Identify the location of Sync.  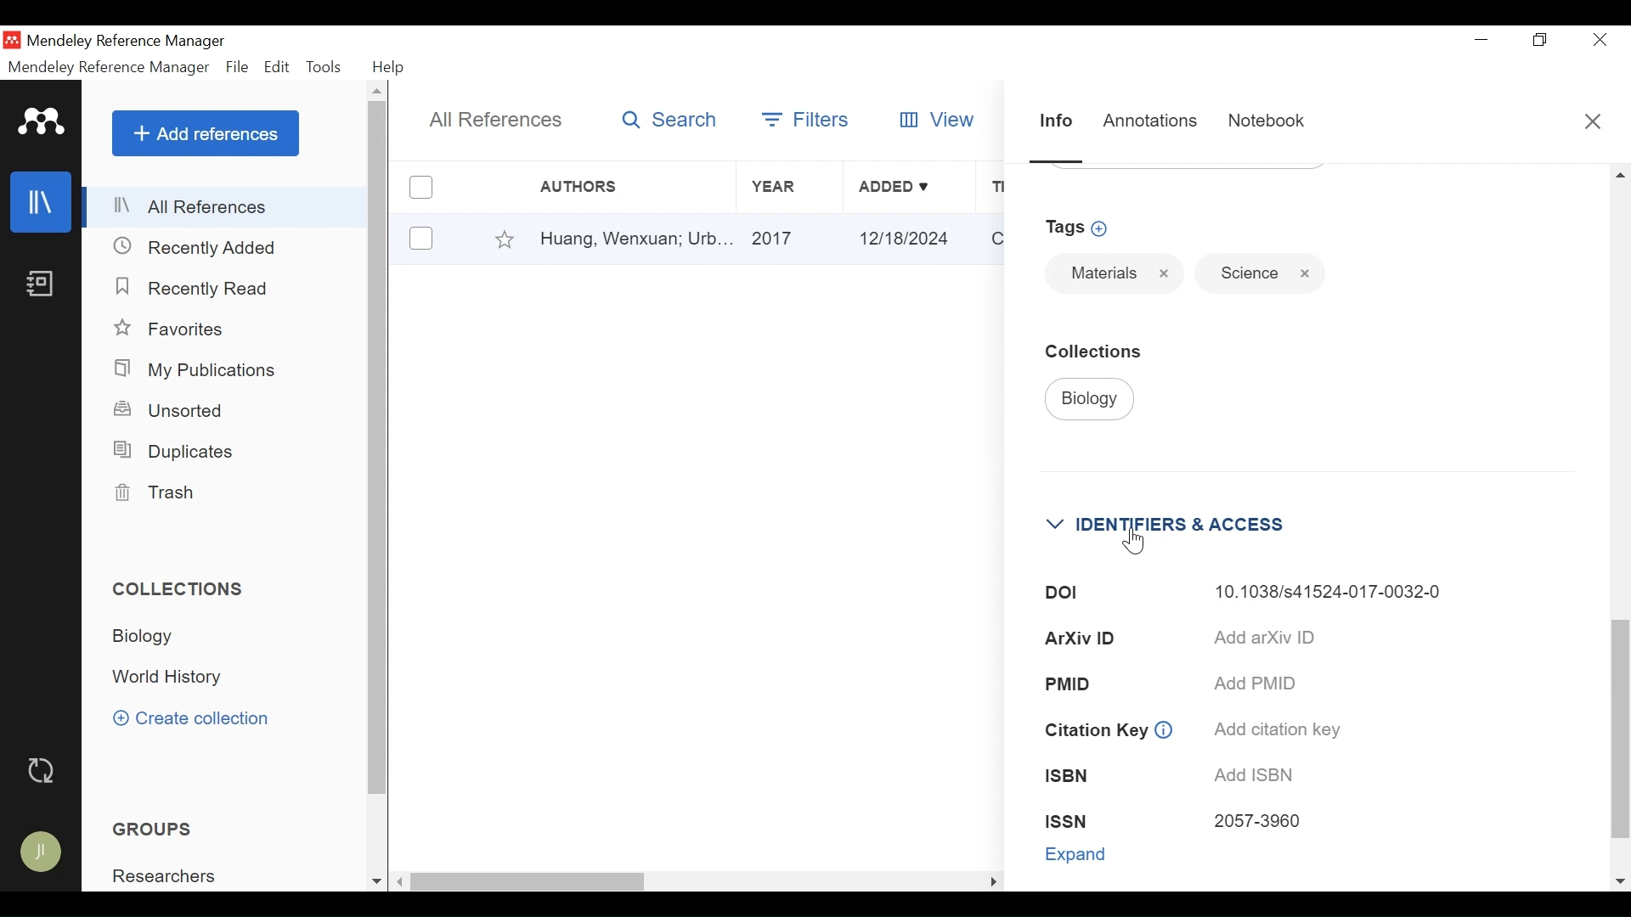
(43, 771).